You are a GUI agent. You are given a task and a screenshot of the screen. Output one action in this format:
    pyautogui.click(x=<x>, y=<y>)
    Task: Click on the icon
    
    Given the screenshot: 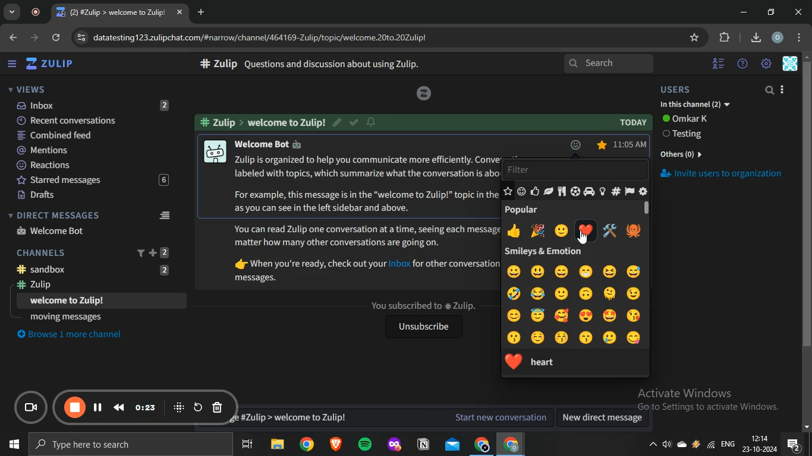 What is the action you would take?
    pyautogui.click(x=33, y=408)
    